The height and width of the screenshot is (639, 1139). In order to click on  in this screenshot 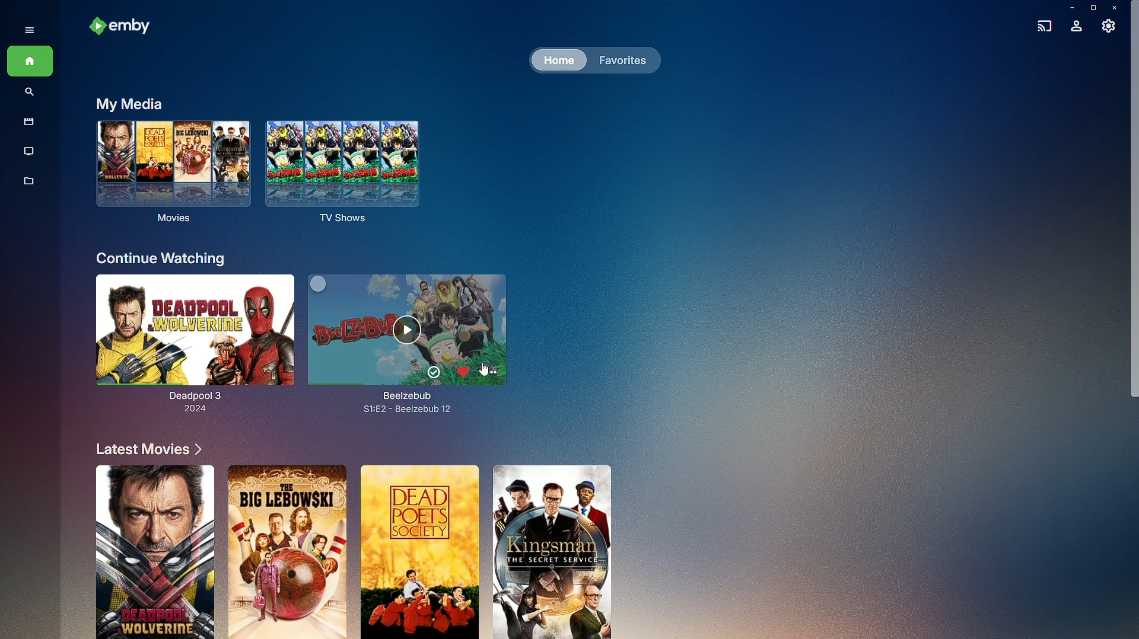, I will do `click(1135, 215)`.